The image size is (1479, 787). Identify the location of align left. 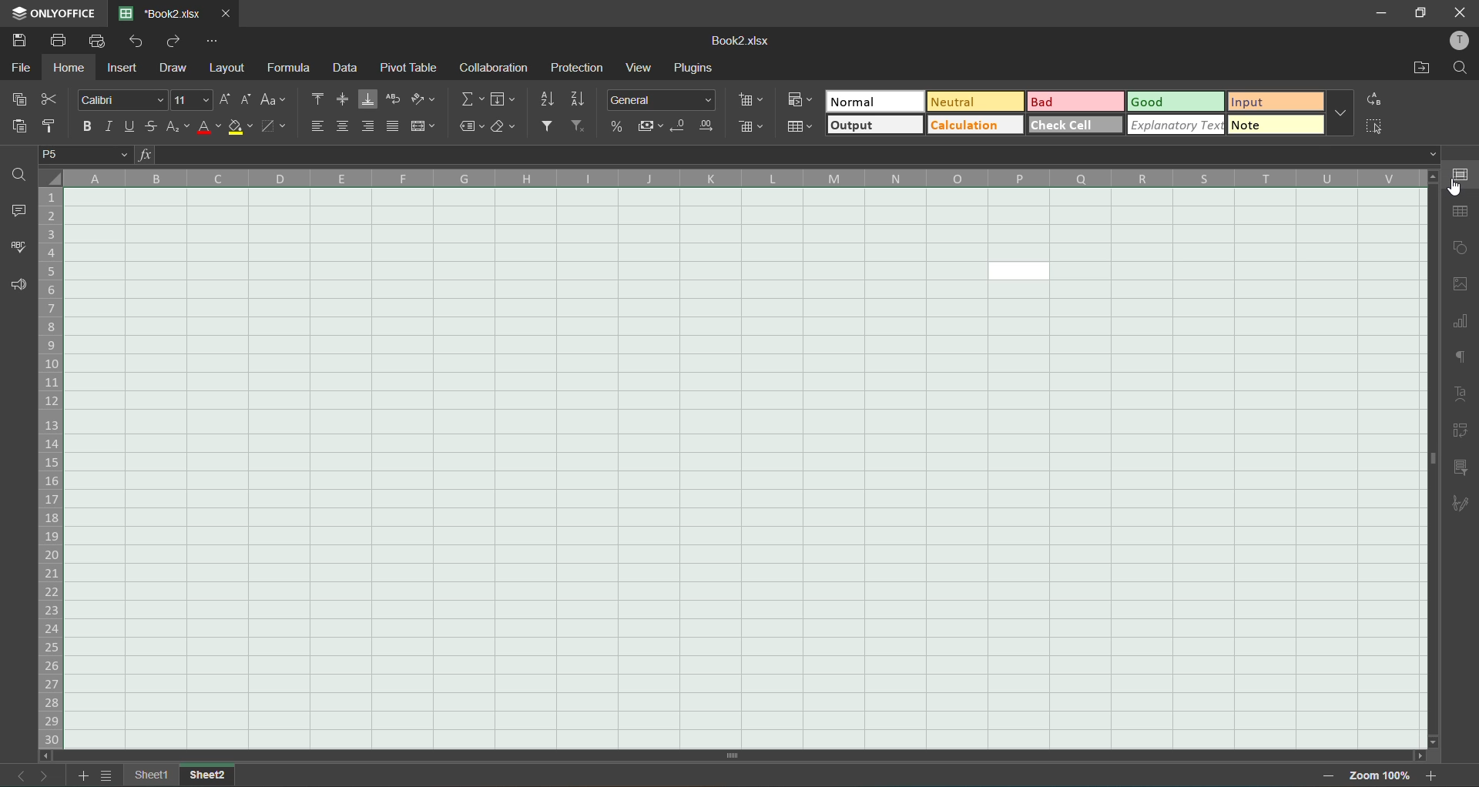
(315, 129).